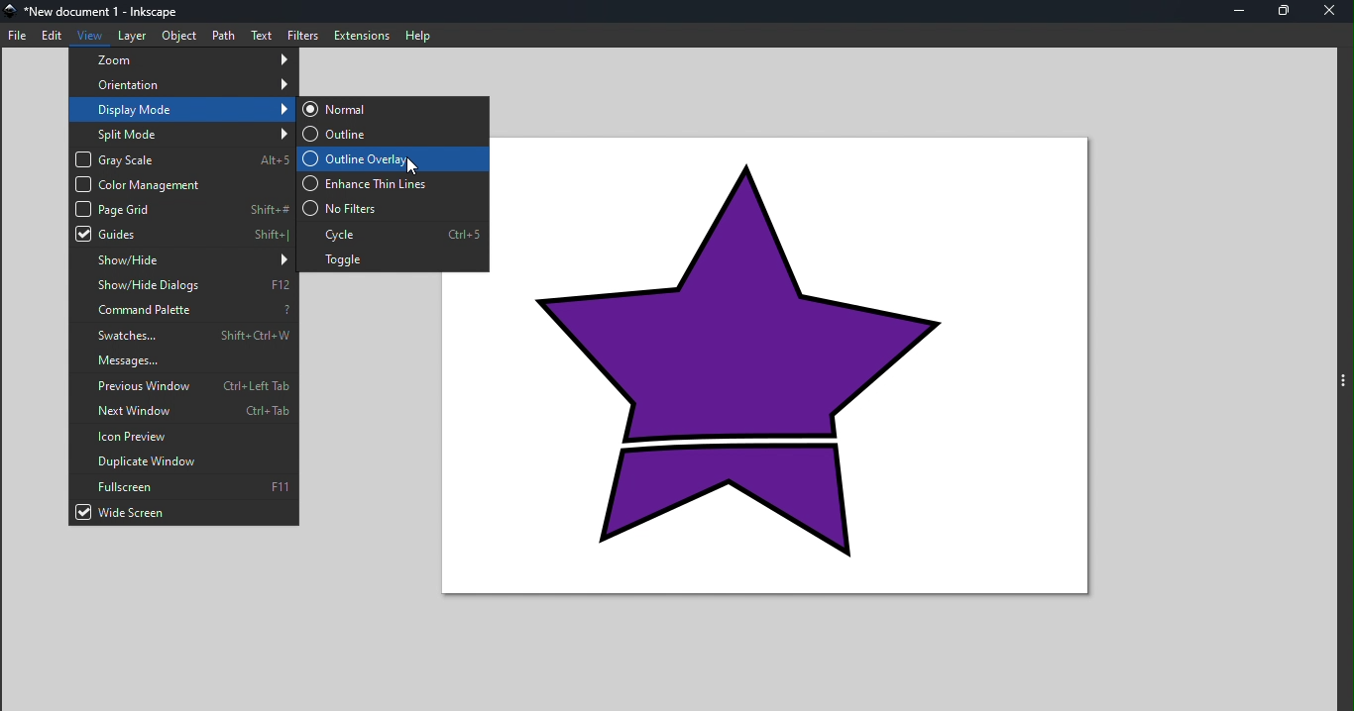  I want to click on Split mode, so click(184, 132).